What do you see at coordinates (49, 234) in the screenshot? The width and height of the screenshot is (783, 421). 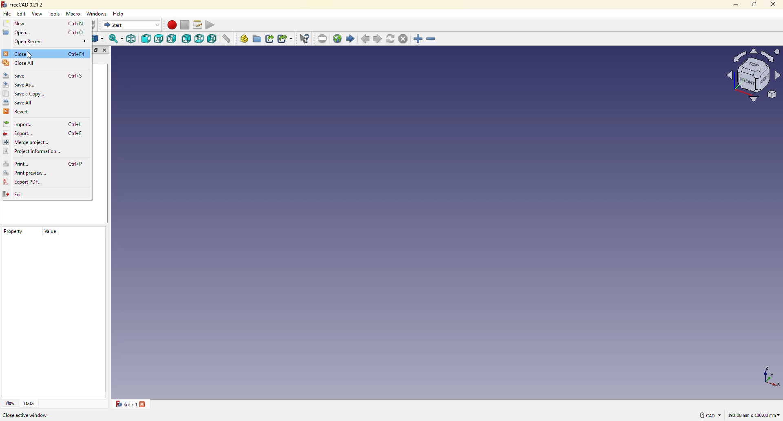 I see `value` at bounding box center [49, 234].